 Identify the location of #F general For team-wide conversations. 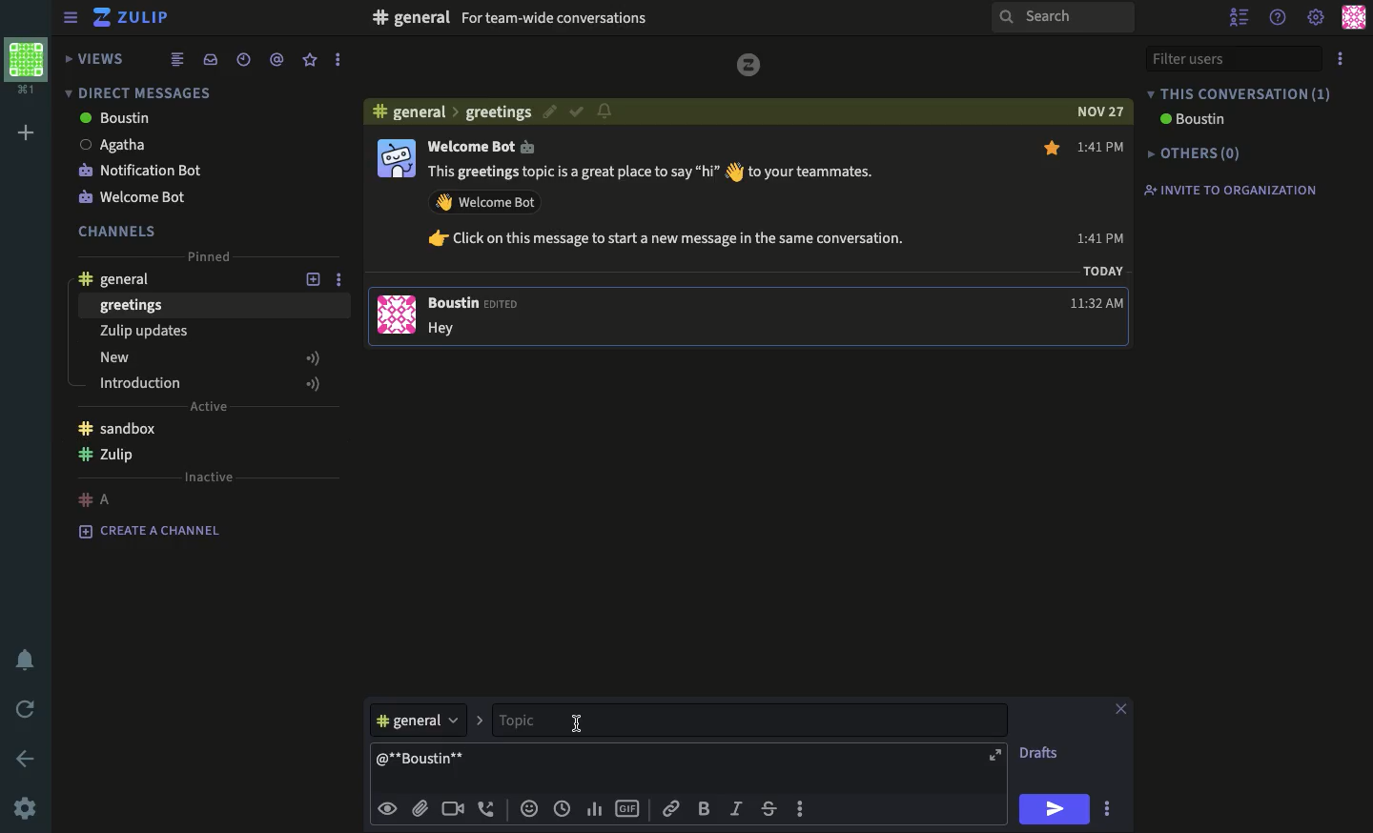
(595, 16).